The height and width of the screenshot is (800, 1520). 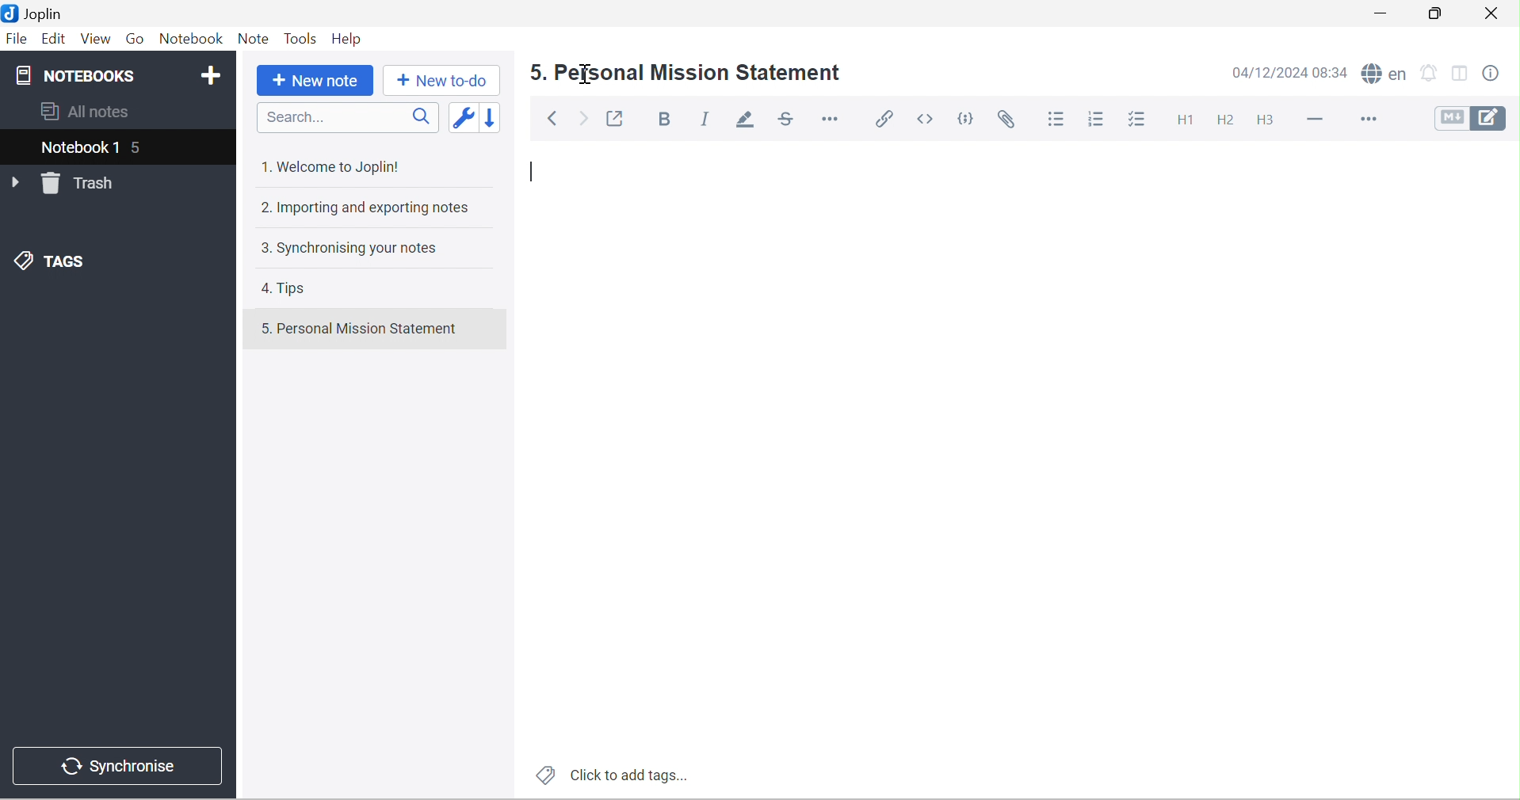 What do you see at coordinates (1501, 73) in the screenshot?
I see `Note properties` at bounding box center [1501, 73].